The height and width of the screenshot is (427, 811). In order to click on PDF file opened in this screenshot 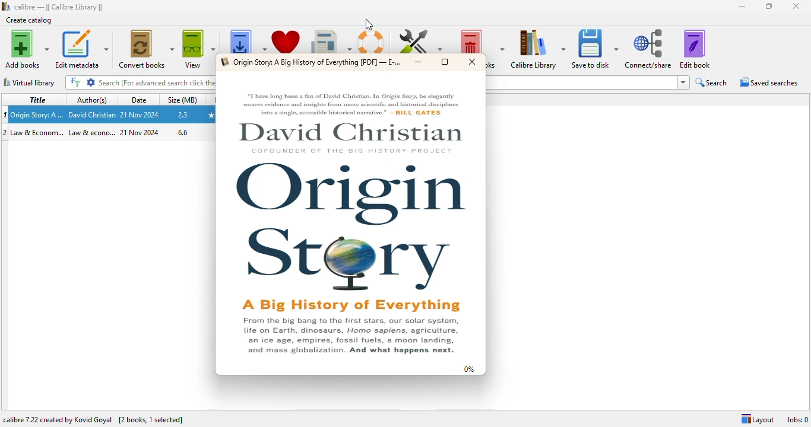, I will do `click(318, 62)`.